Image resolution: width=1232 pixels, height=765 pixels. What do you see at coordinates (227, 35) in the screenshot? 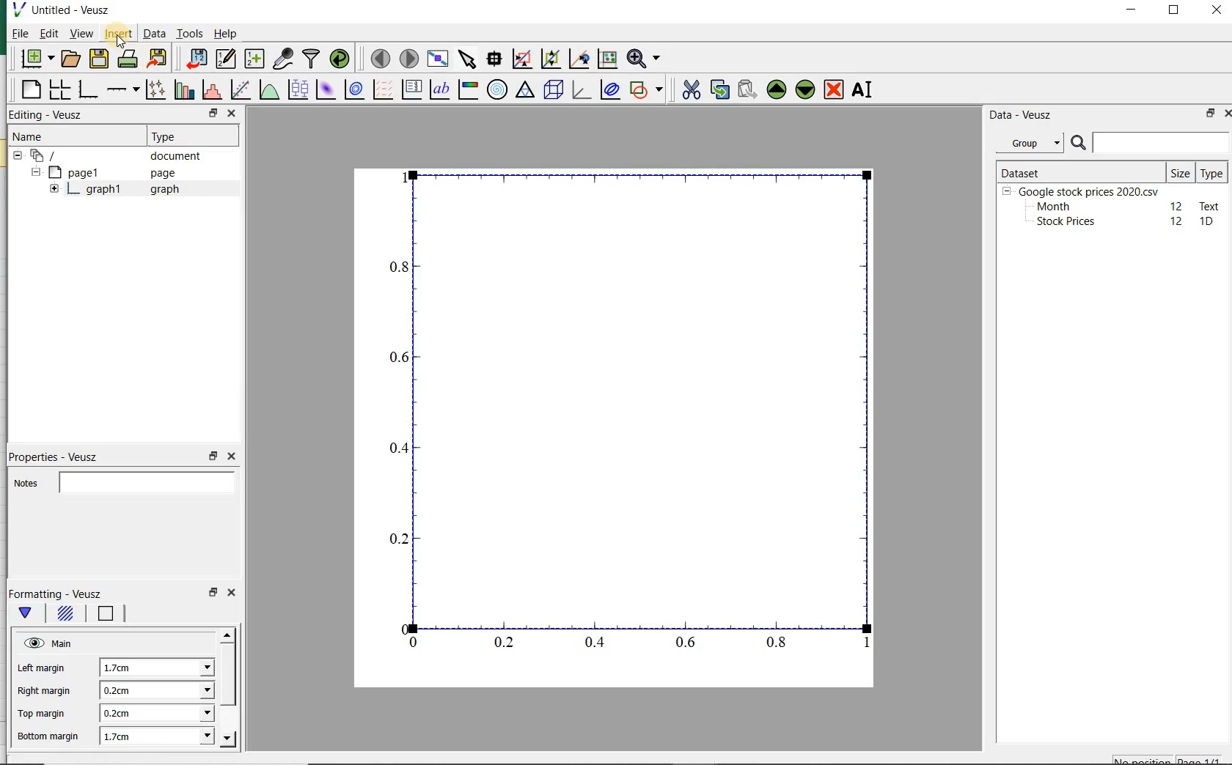
I see `Help` at bounding box center [227, 35].